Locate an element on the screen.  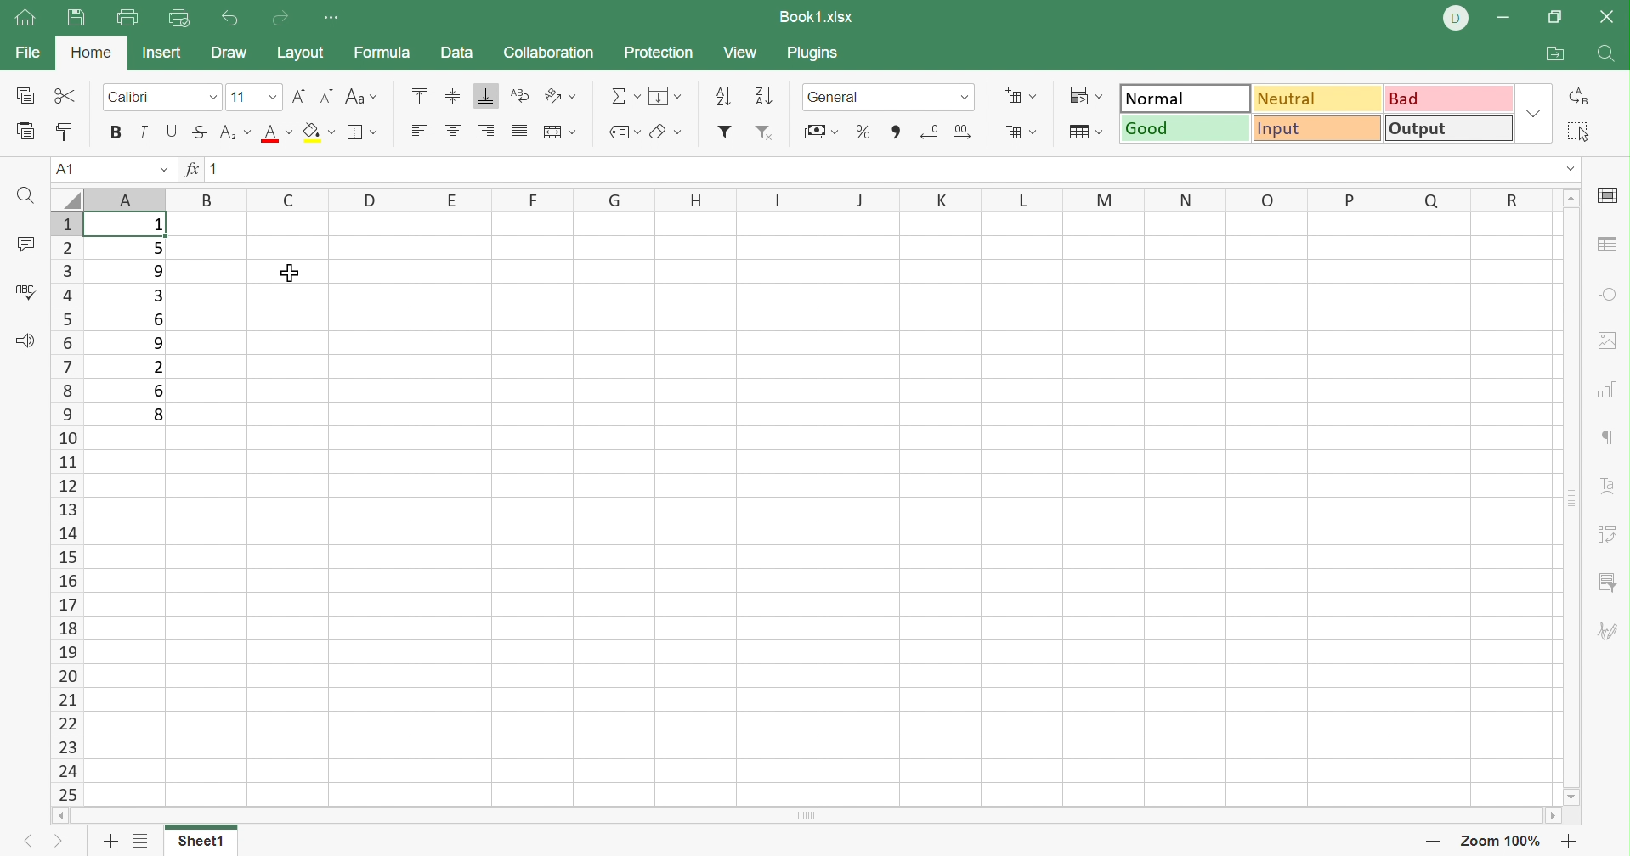
Add sheet is located at coordinates (109, 841).